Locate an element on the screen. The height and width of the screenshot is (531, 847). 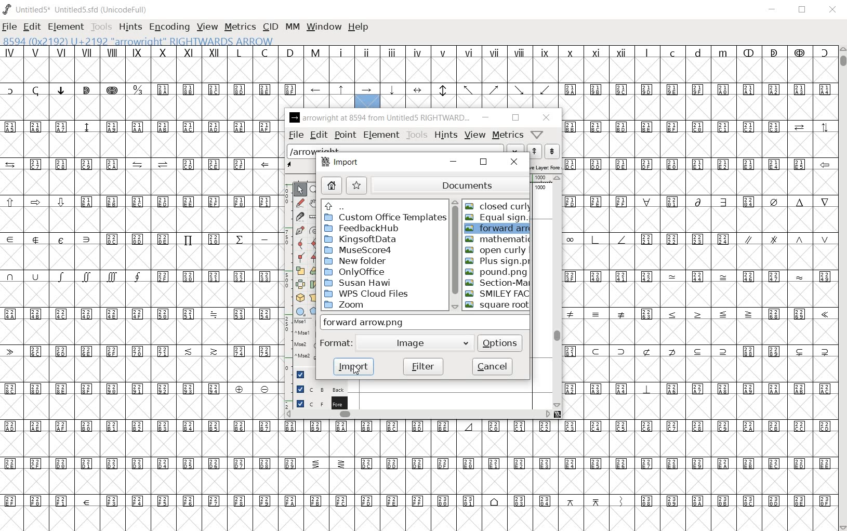
FeedbackHub is located at coordinates (371, 229).